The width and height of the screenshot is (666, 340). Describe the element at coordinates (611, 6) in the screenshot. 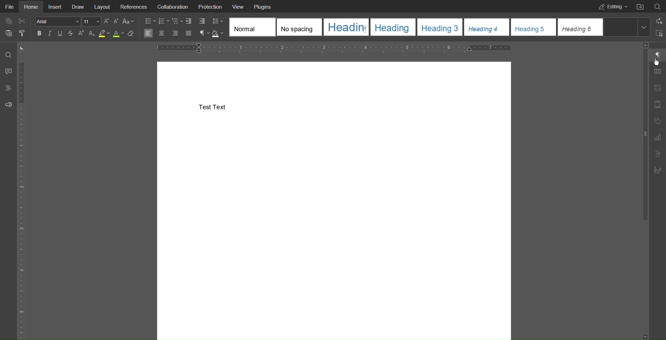

I see `Editing` at that location.